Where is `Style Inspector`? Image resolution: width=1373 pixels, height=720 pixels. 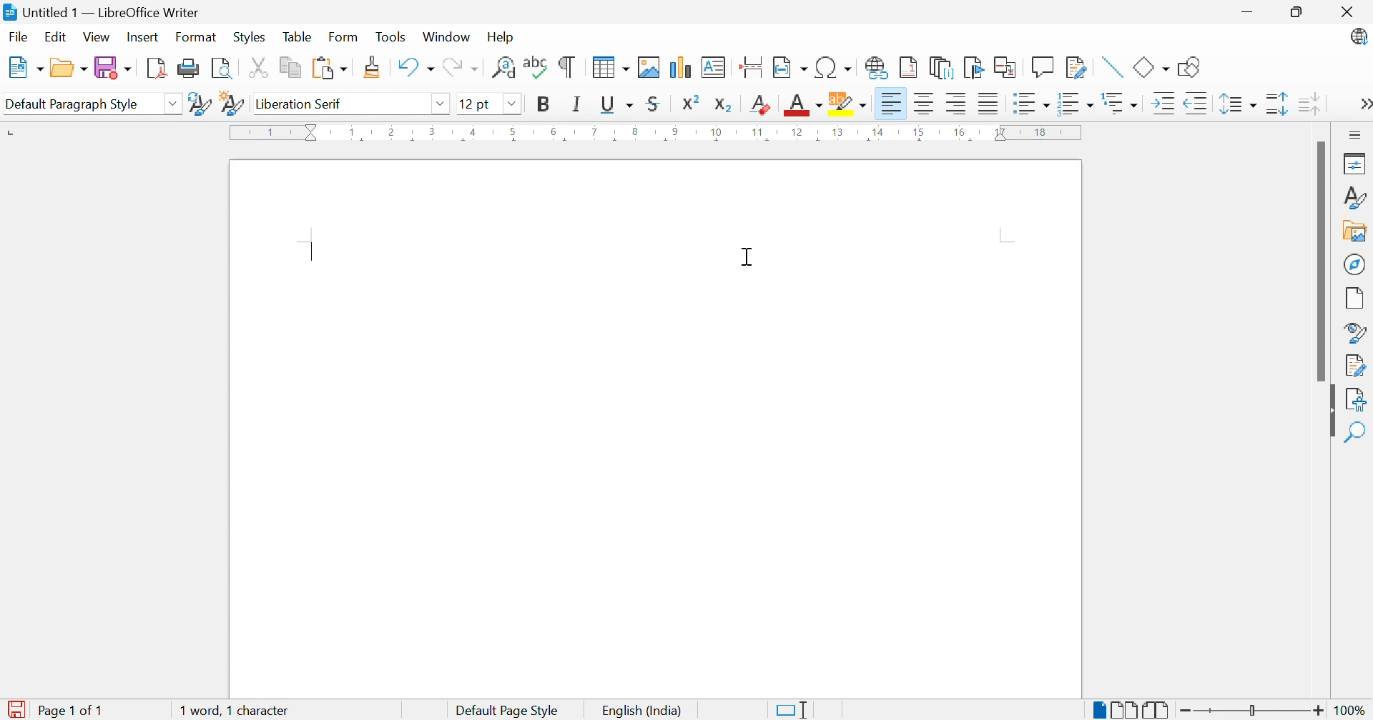
Style Inspector is located at coordinates (1357, 332).